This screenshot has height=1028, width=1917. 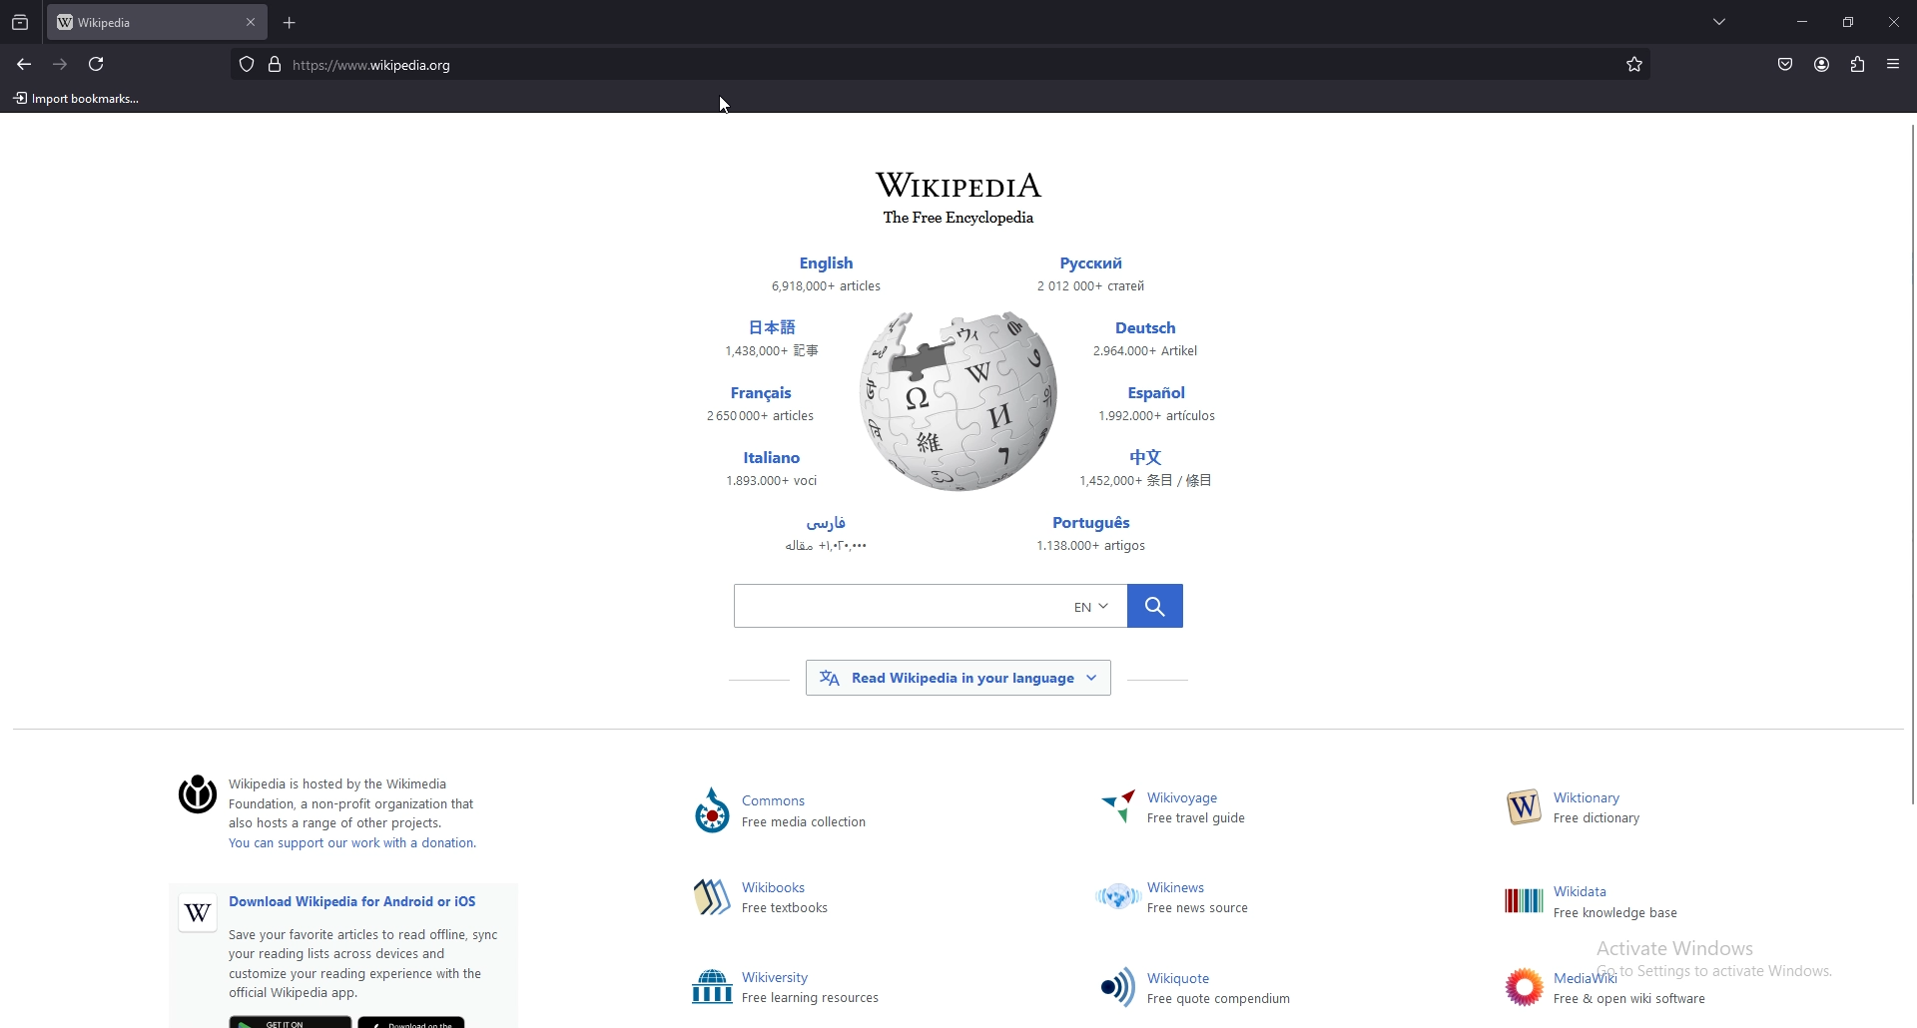 What do you see at coordinates (814, 988) in the screenshot?
I see `` at bounding box center [814, 988].